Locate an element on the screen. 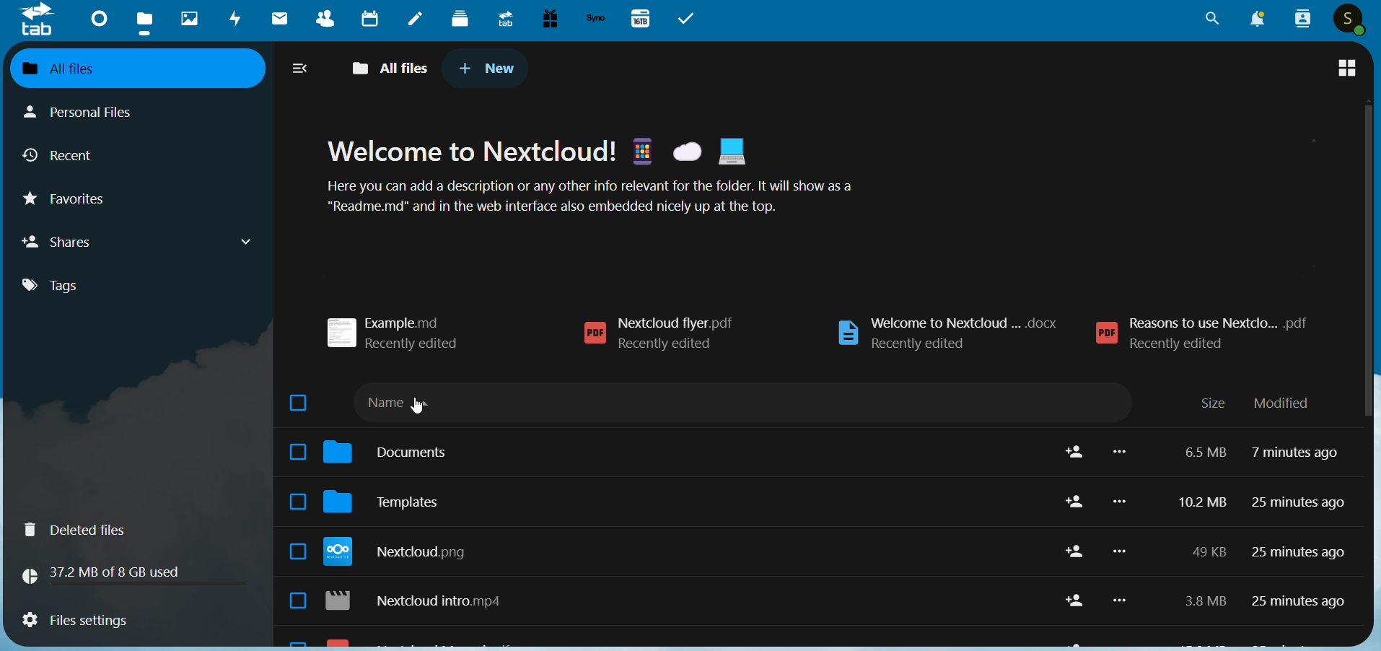 This screenshot has width=1381, height=651. scroll bar is located at coordinates (1368, 263).